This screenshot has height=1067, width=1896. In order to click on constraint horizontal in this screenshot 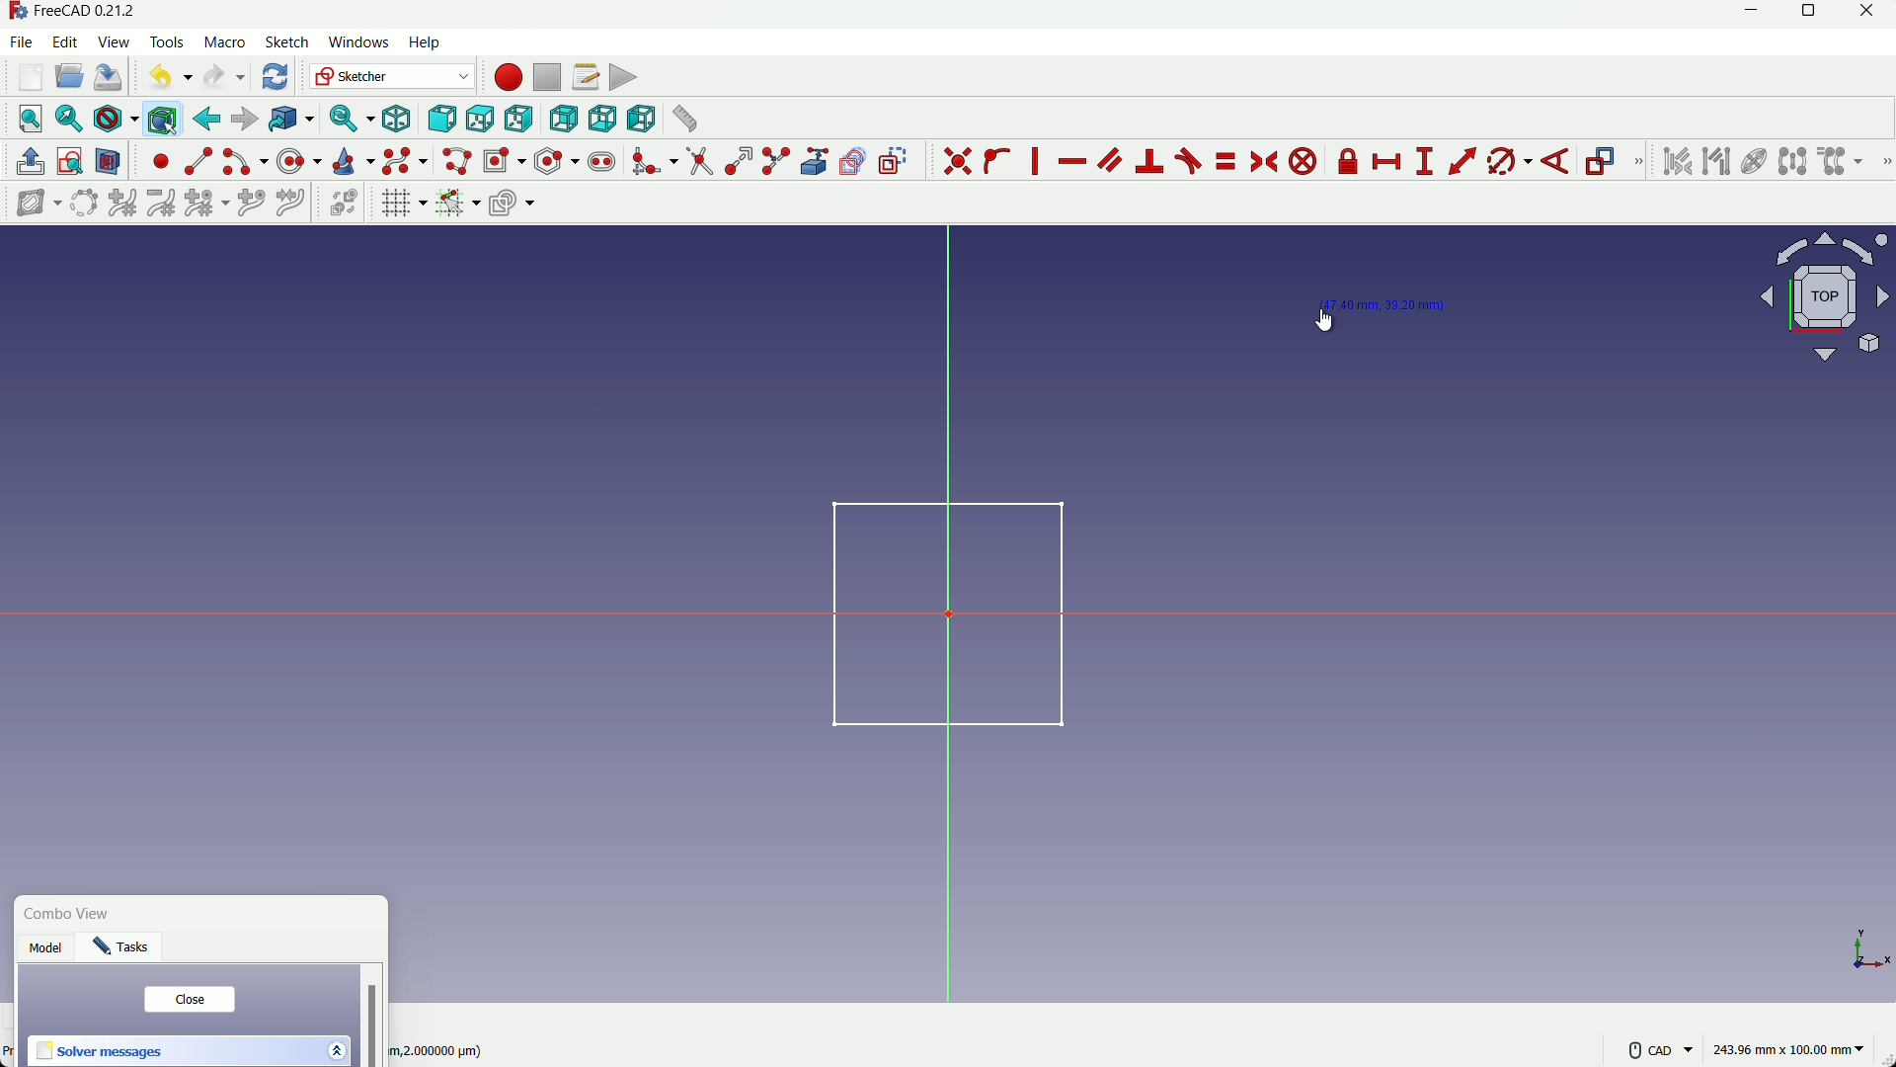, I will do `click(1071, 163)`.